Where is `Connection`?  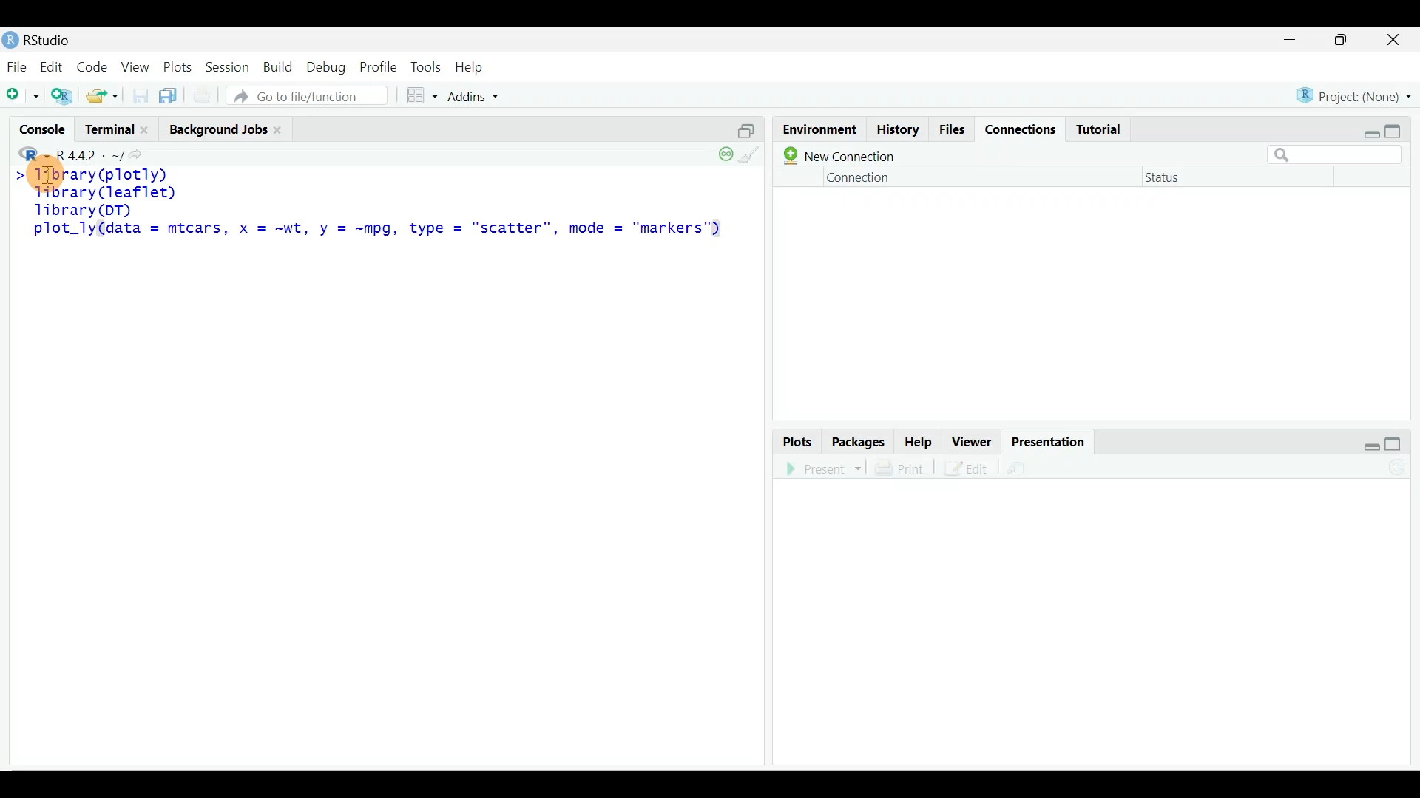 Connection is located at coordinates (856, 180).